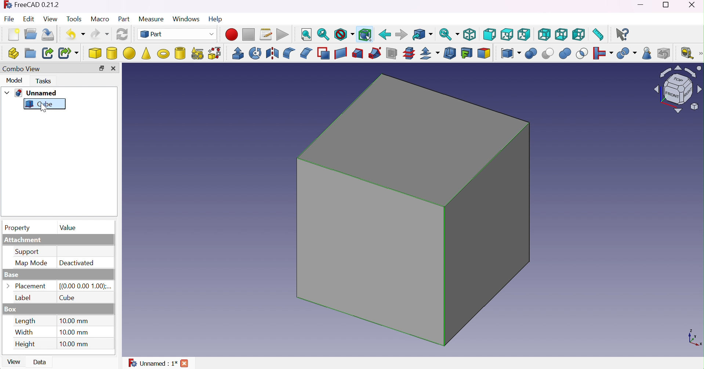 Image resolution: width=704 pixels, height=369 pixels. Describe the element at coordinates (231, 34) in the screenshot. I see `Macro recording` at that location.